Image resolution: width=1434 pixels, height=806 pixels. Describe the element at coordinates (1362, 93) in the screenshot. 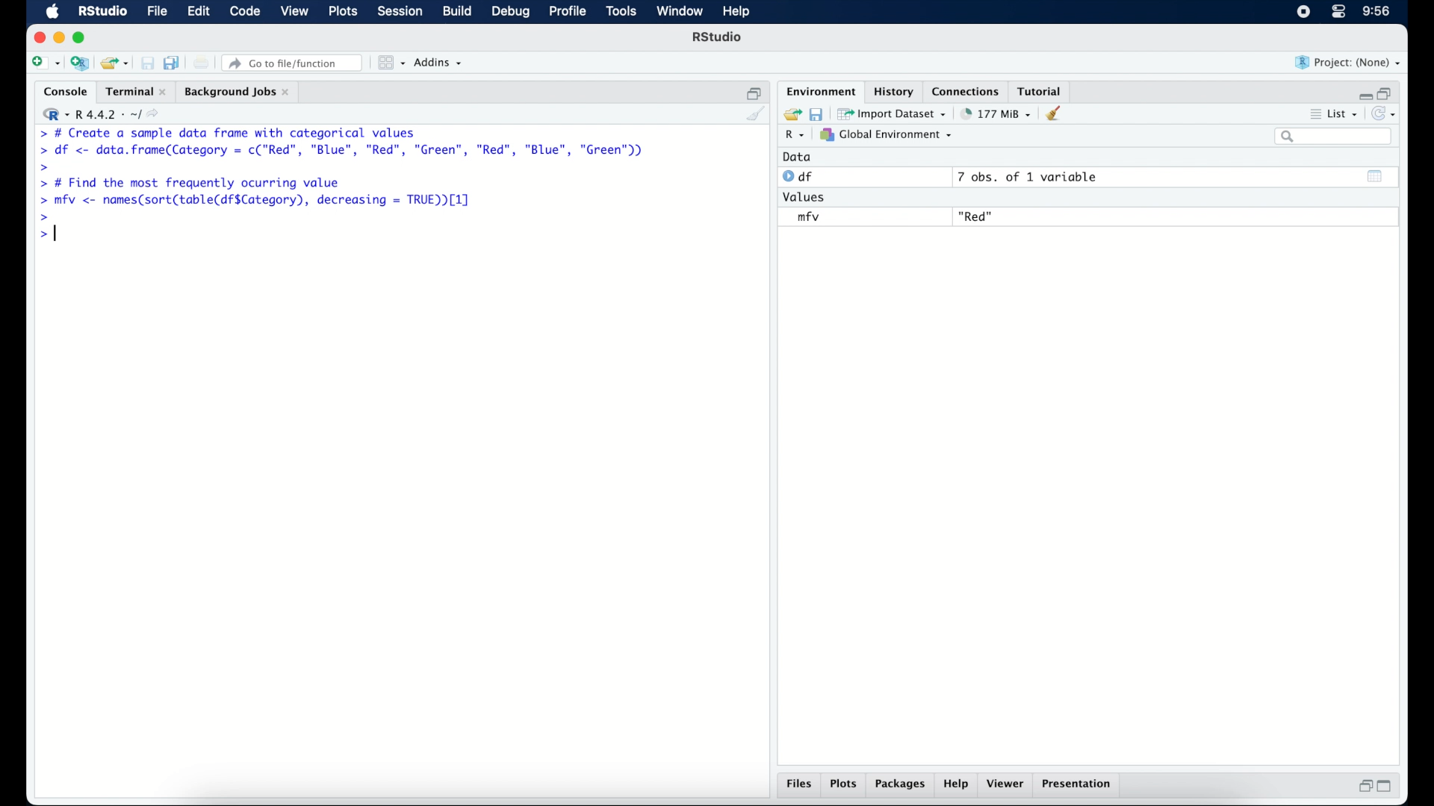

I see `minimize` at that location.